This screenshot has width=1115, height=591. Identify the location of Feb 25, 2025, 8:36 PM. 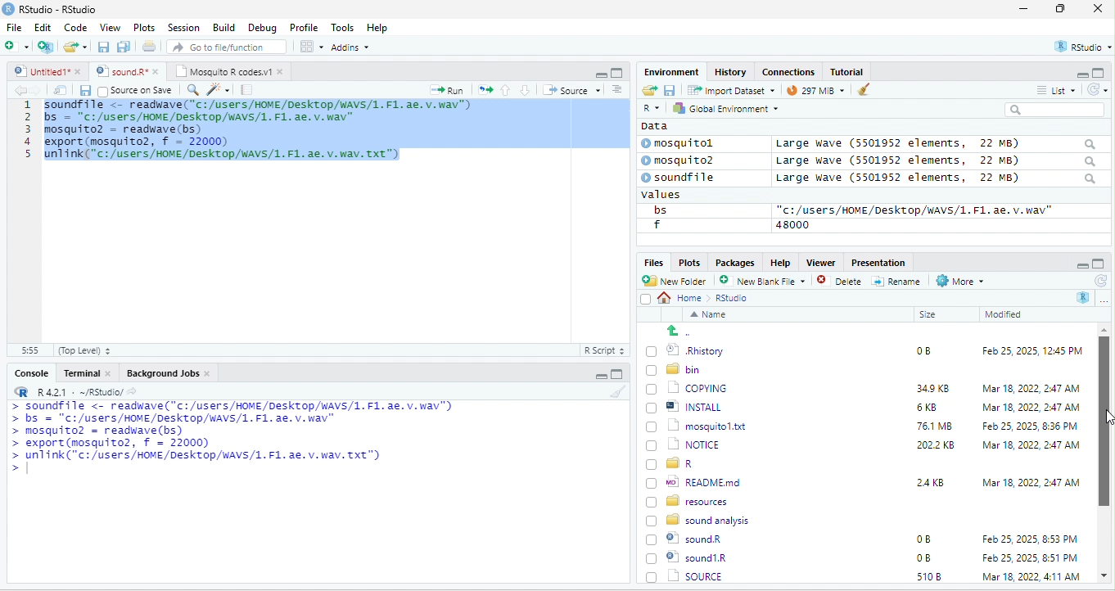
(1027, 426).